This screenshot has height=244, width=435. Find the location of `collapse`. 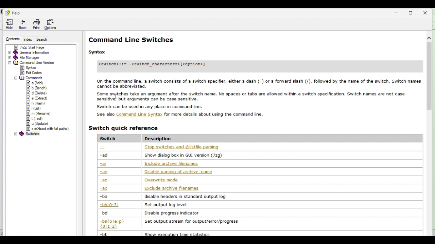

collapse is located at coordinates (15, 79).